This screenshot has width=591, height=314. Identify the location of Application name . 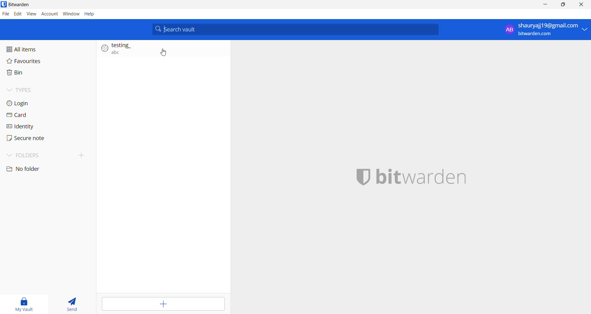
(27, 5).